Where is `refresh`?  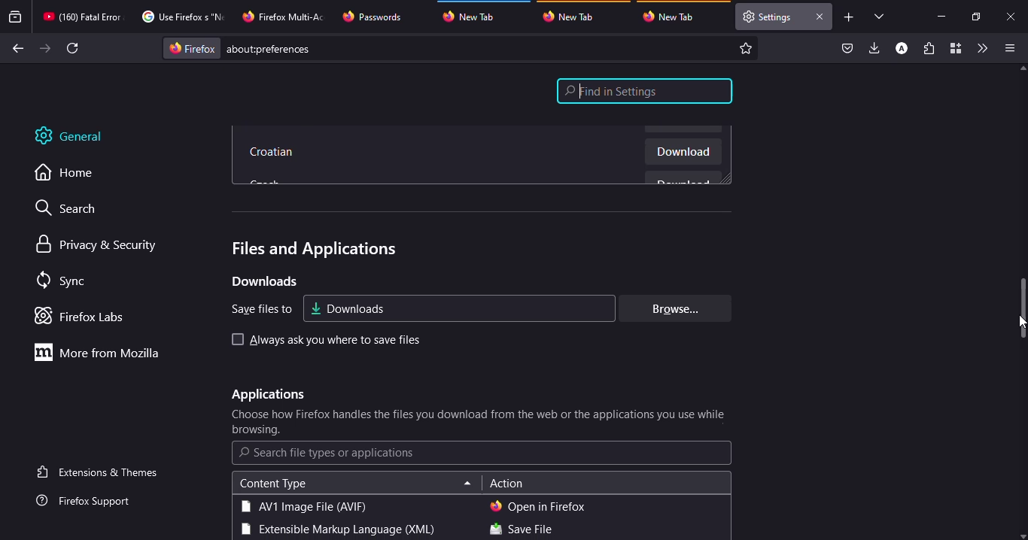 refresh is located at coordinates (74, 48).